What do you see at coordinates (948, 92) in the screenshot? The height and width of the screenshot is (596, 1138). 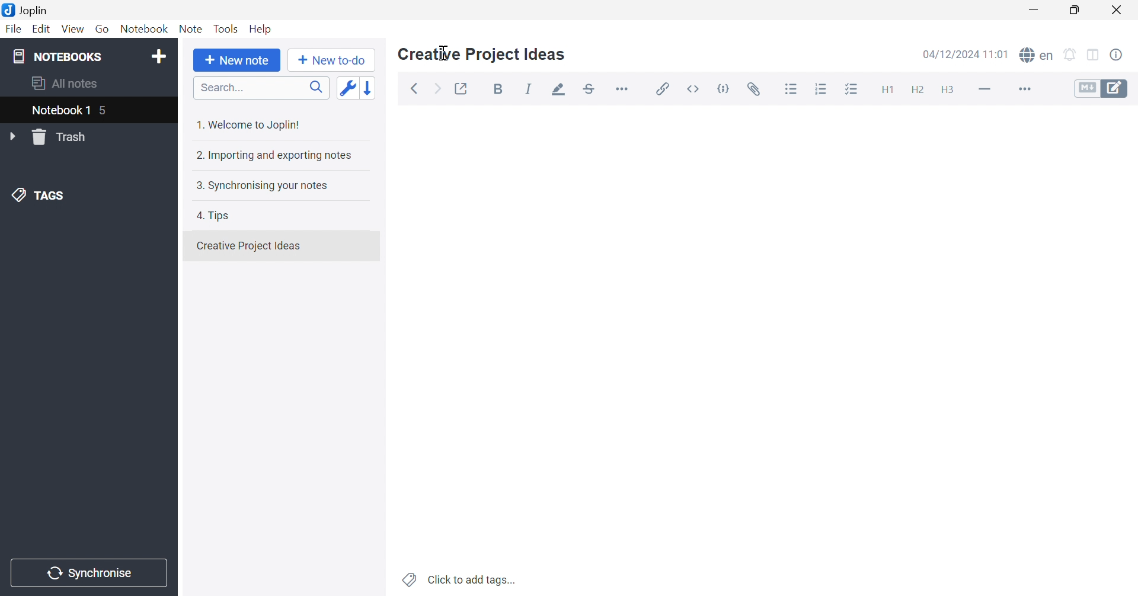 I see `Heading 3` at bounding box center [948, 92].